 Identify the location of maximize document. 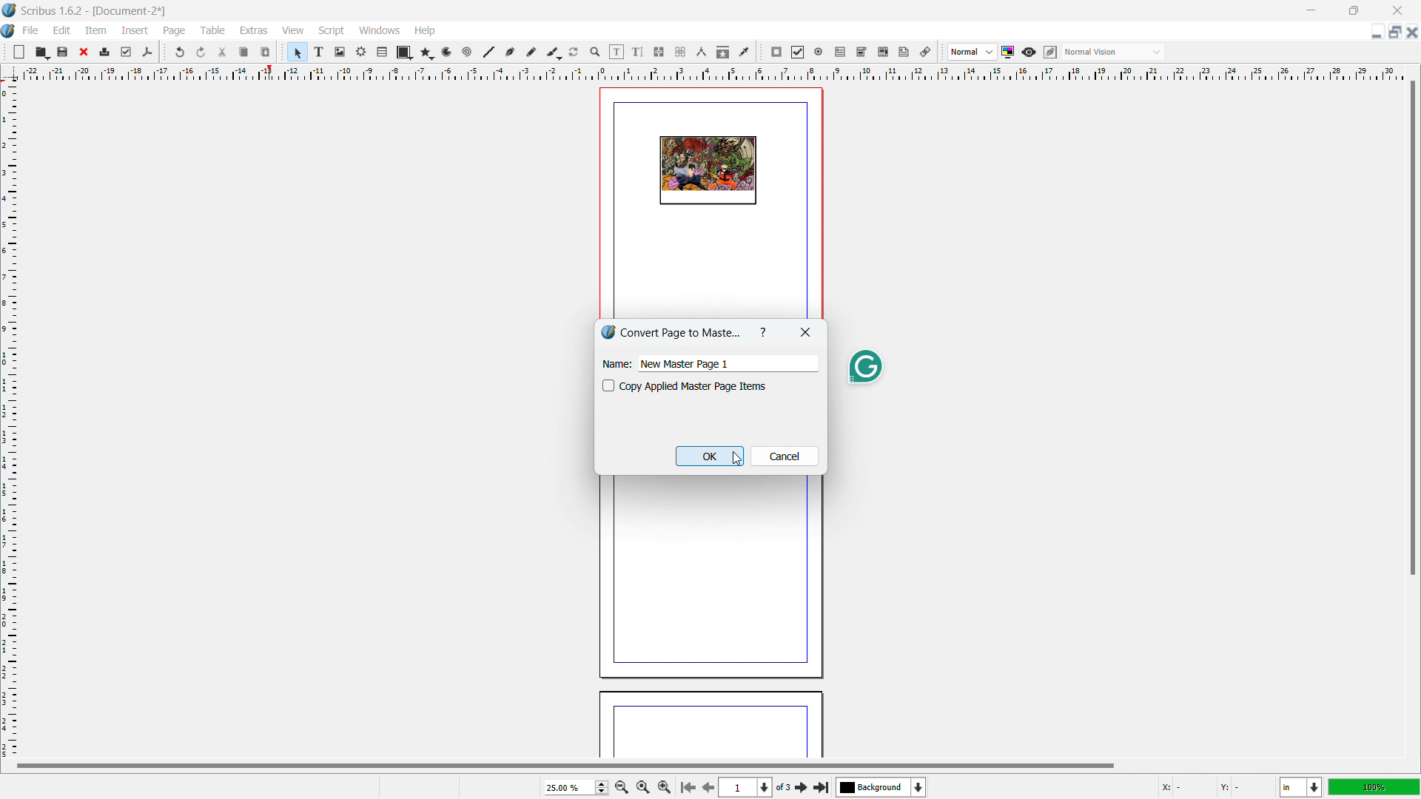
(1393, 32).